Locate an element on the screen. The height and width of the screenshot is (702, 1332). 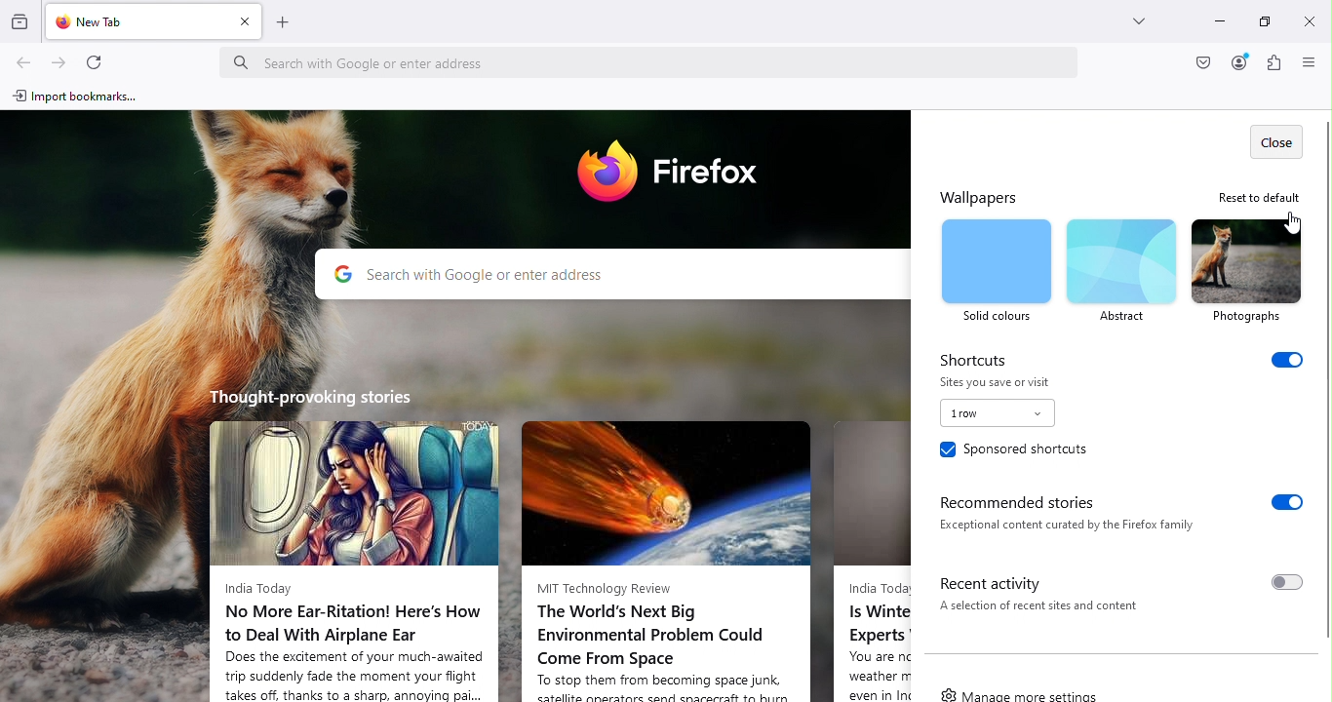
Close is located at coordinates (1275, 141).